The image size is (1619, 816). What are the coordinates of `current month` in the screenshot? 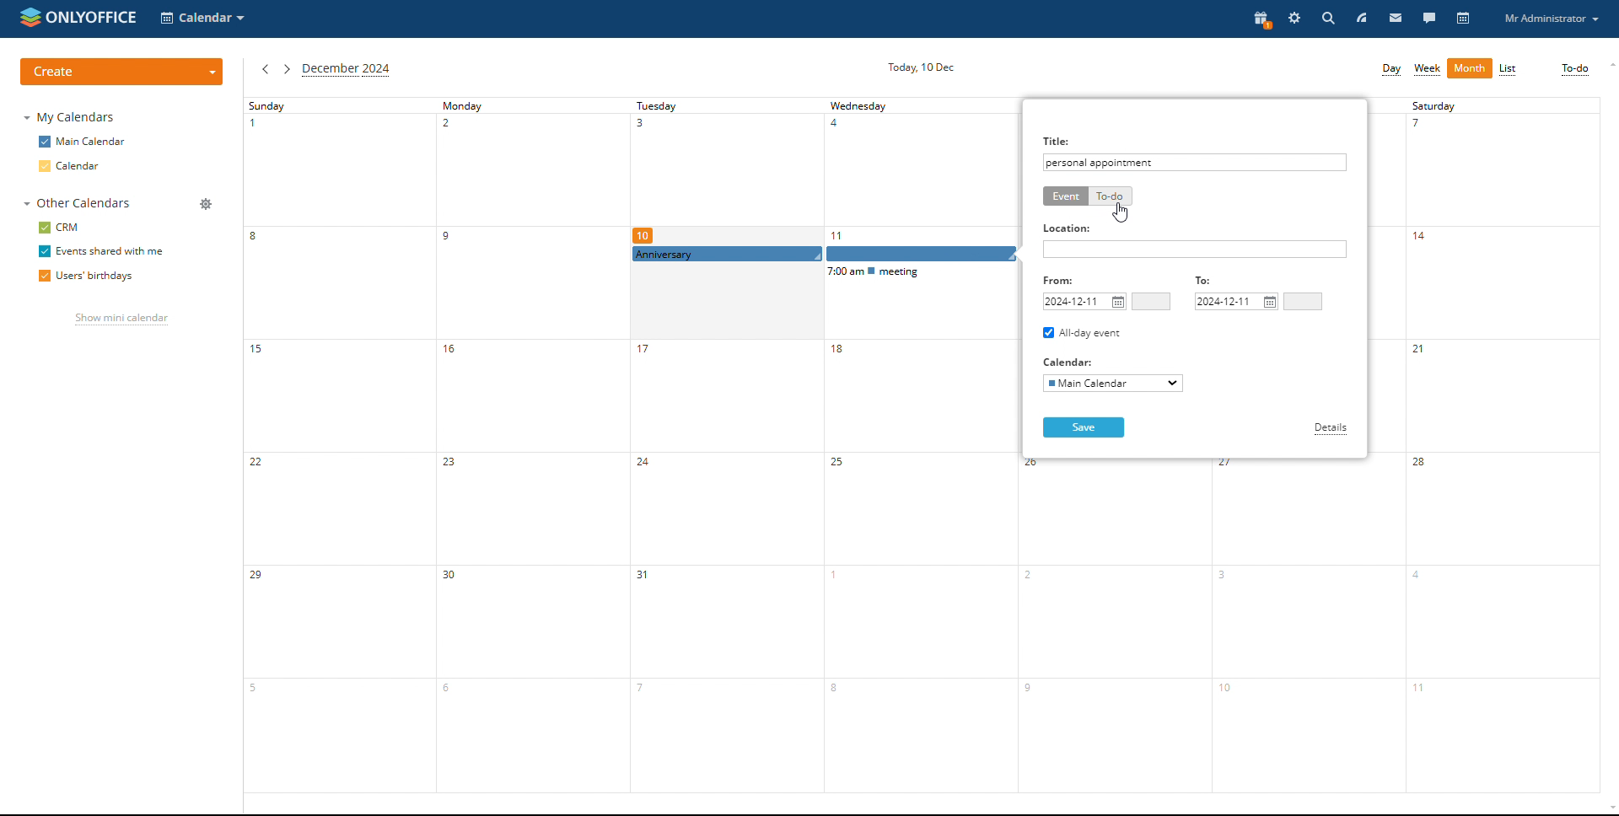 It's located at (347, 70).